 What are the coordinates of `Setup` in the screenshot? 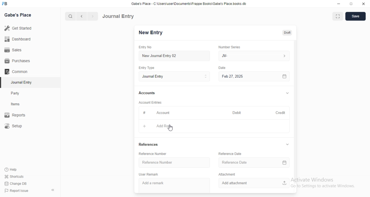 It's located at (14, 126).